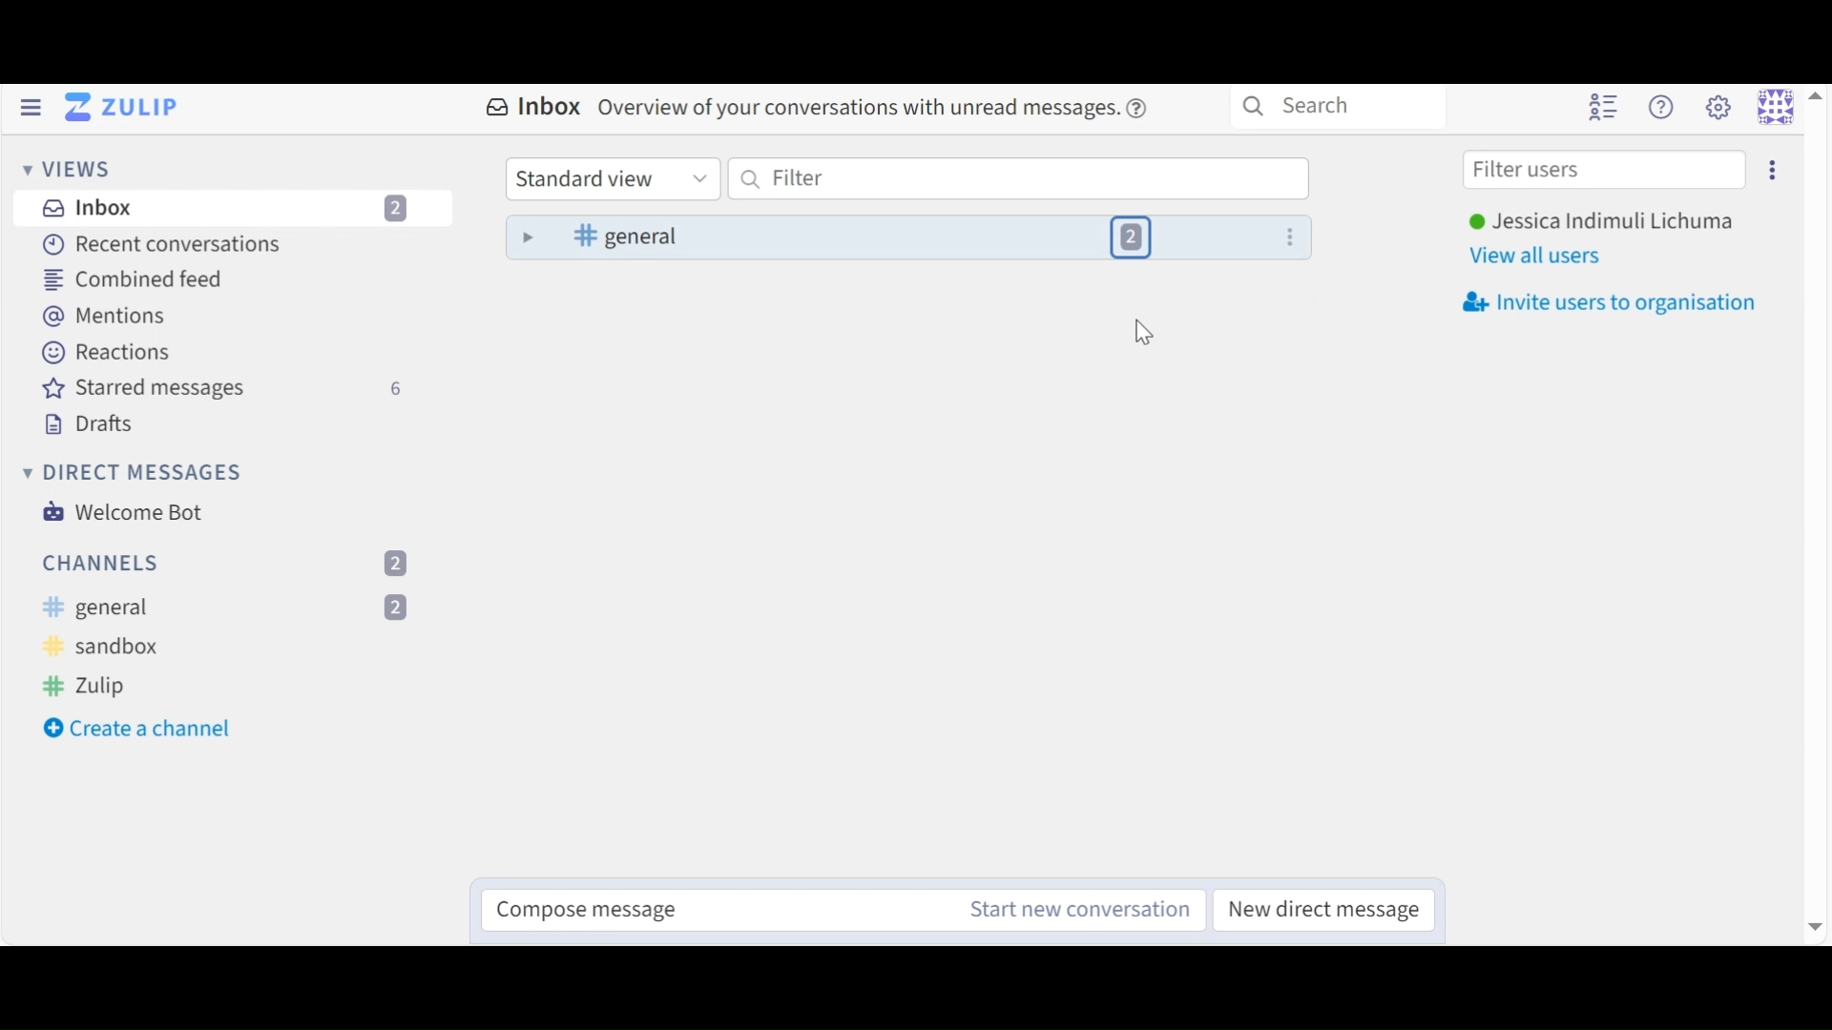 This screenshot has height=1030, width=1832. I want to click on Inbox, so click(818, 105).